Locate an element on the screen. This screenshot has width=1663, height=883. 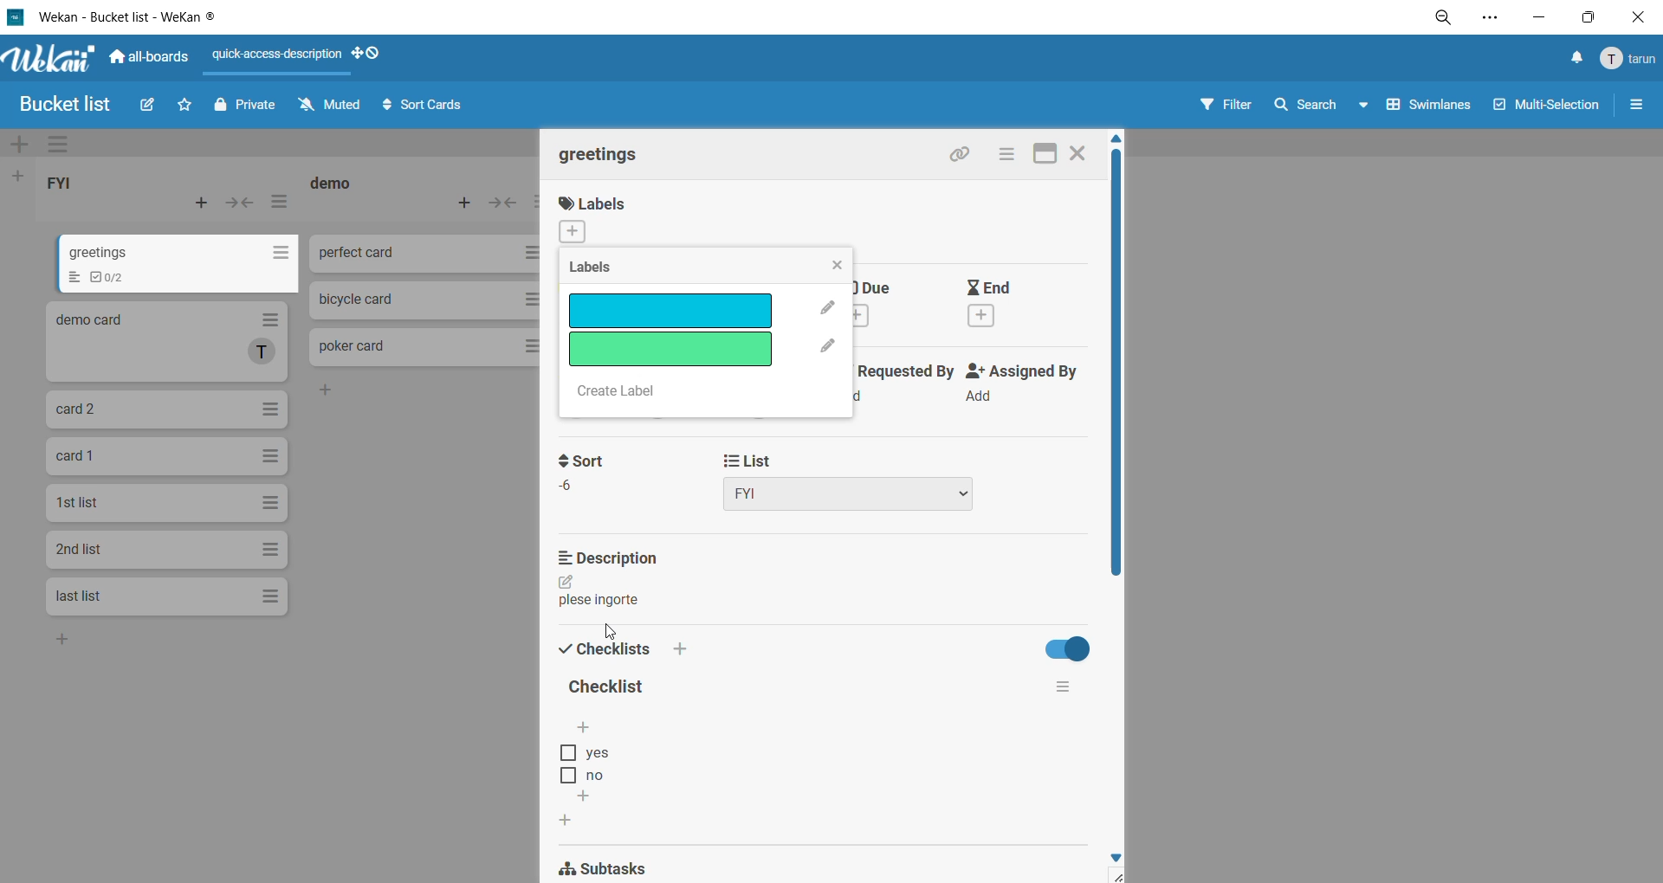
label is located at coordinates (676, 350).